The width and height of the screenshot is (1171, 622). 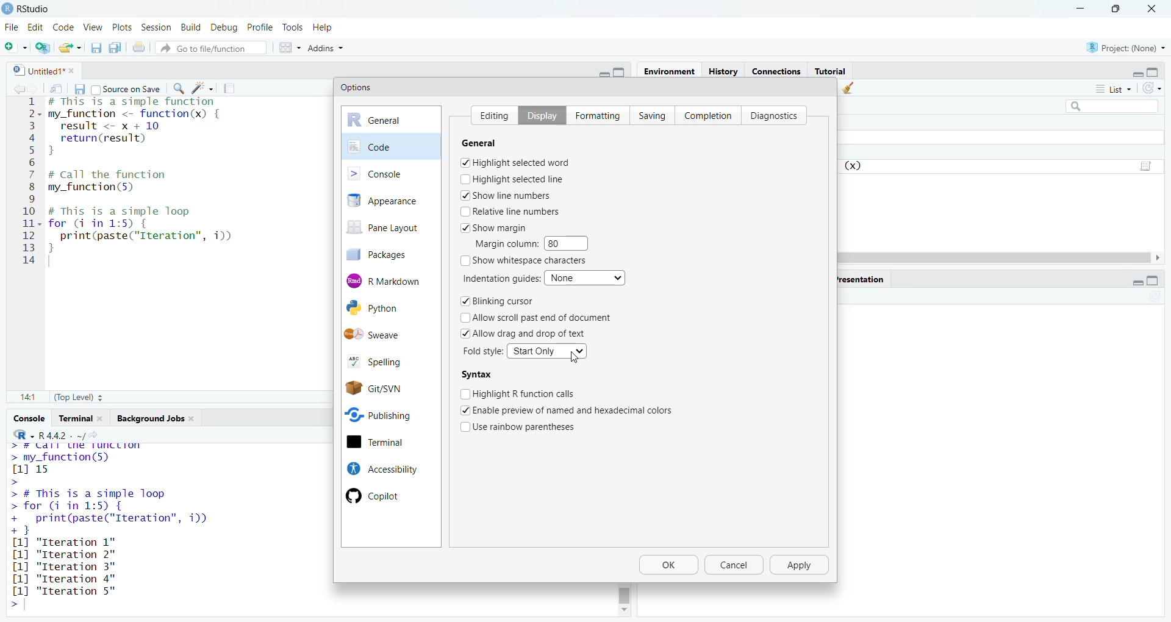 I want to click on relative line numbers, so click(x=511, y=211).